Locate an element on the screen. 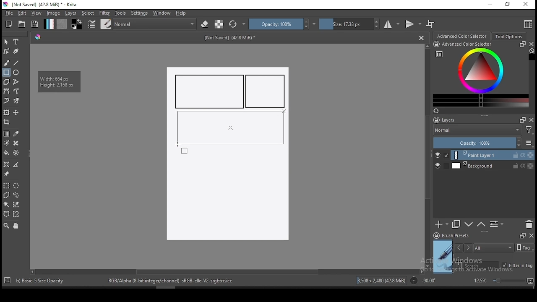 The width and height of the screenshot is (537, 302). colorize mask tool is located at coordinates (7, 143).